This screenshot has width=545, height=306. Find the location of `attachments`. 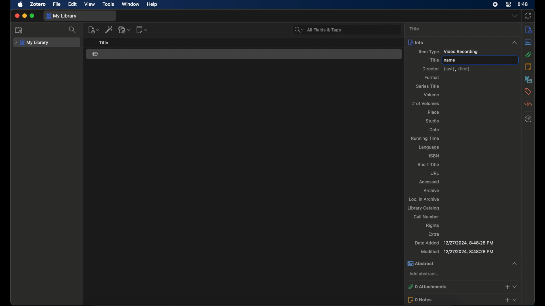

attachments is located at coordinates (528, 54).